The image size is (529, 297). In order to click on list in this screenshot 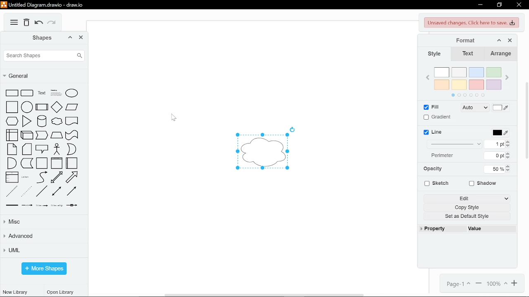, I will do `click(12, 177)`.